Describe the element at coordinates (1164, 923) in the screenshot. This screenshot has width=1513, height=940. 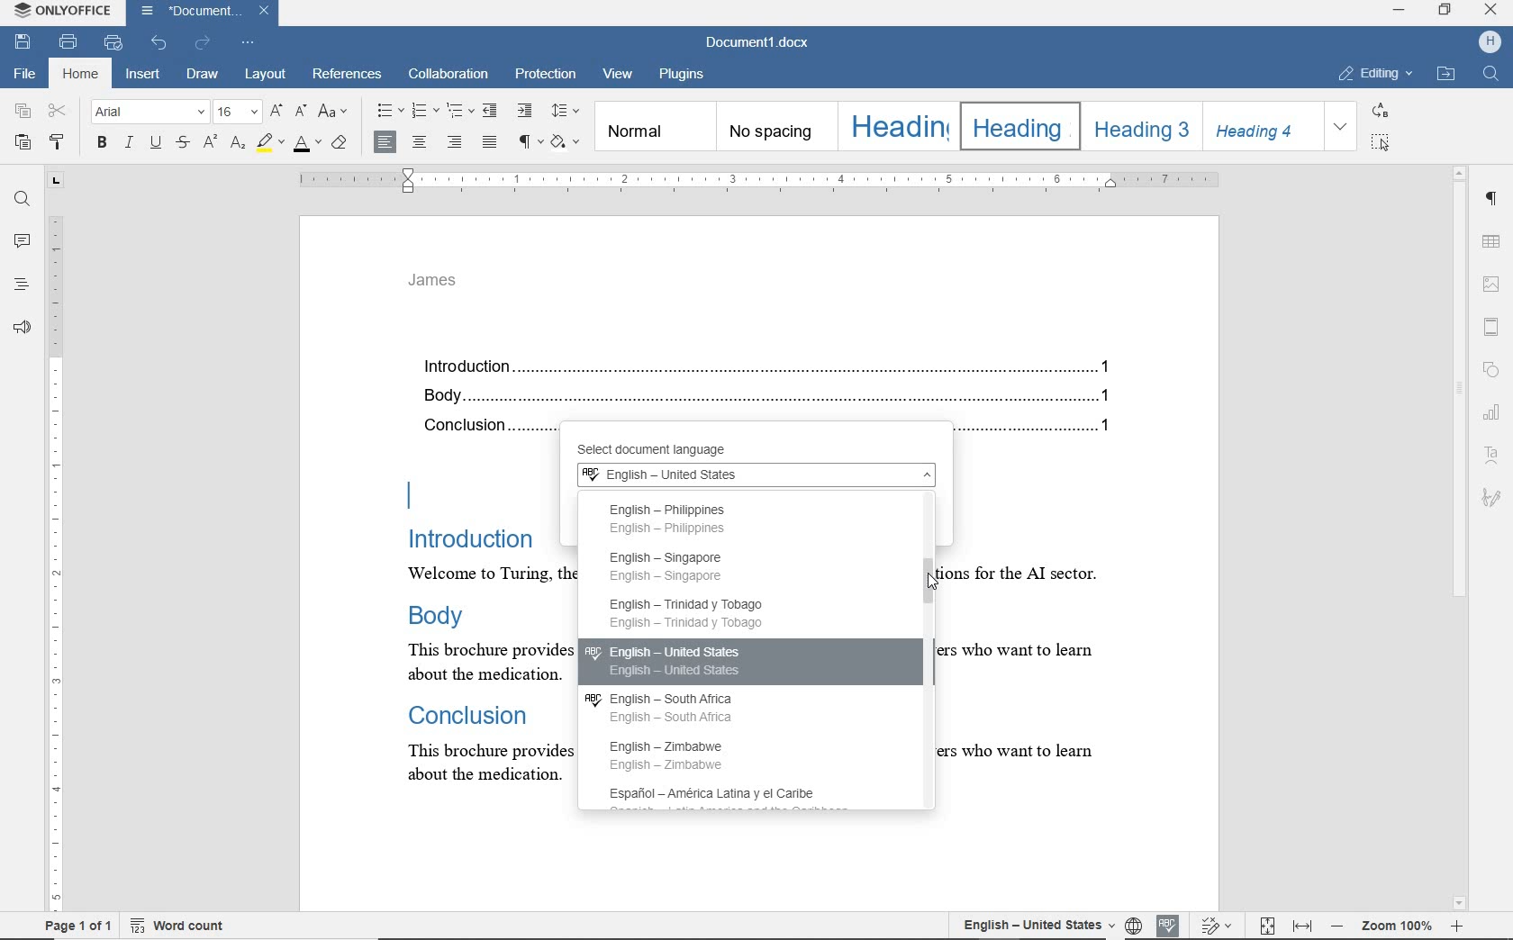
I see `spell check` at that location.